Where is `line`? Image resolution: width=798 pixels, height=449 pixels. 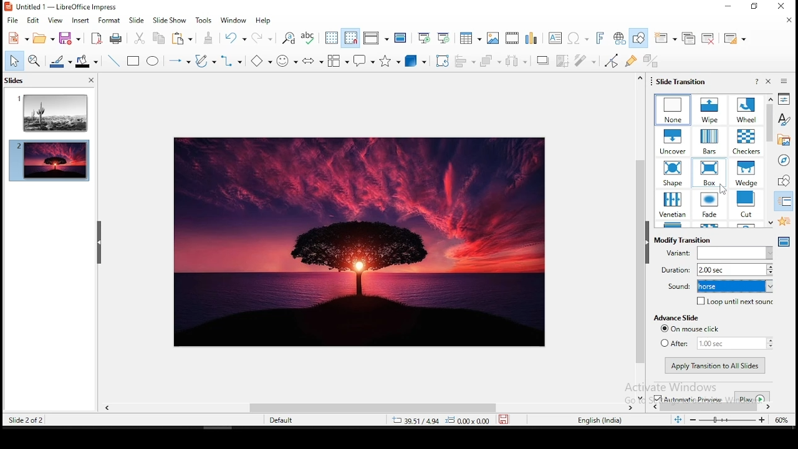 line is located at coordinates (112, 59).